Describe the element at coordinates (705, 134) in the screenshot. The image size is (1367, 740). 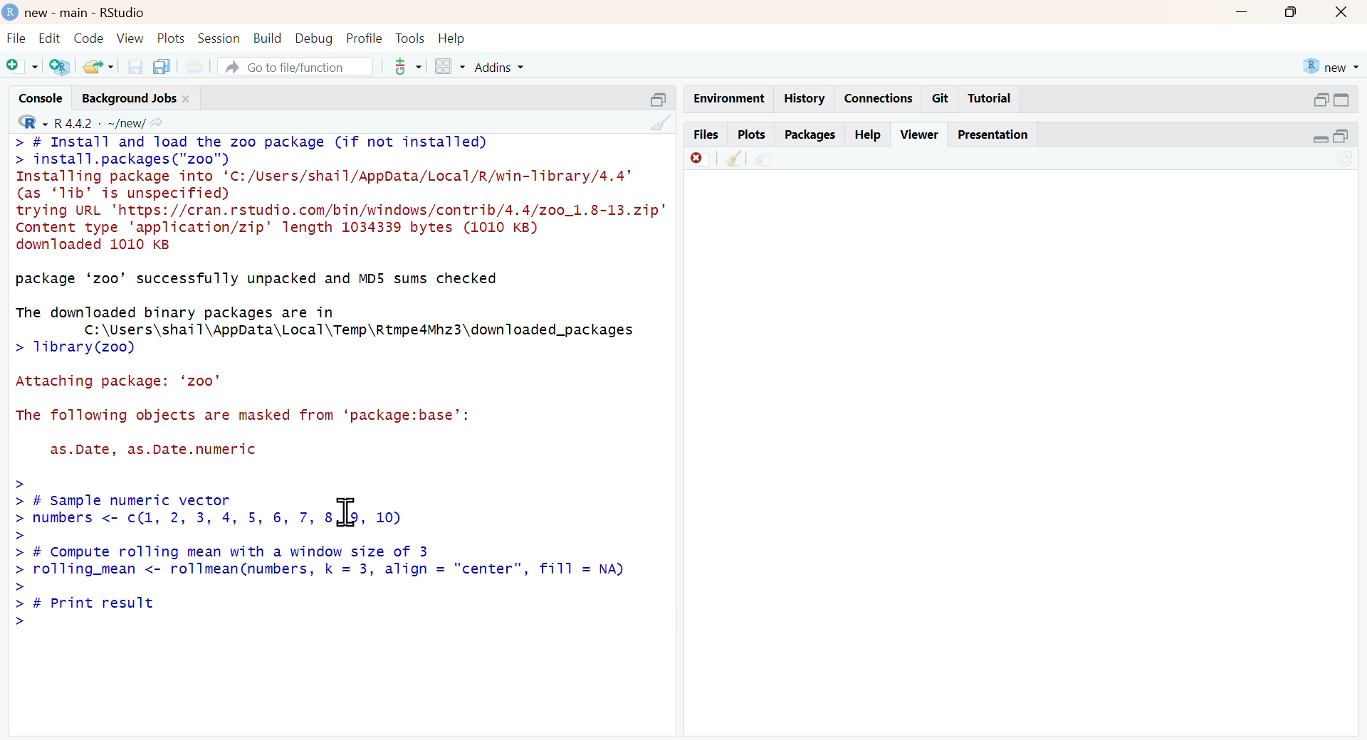
I see `files` at that location.